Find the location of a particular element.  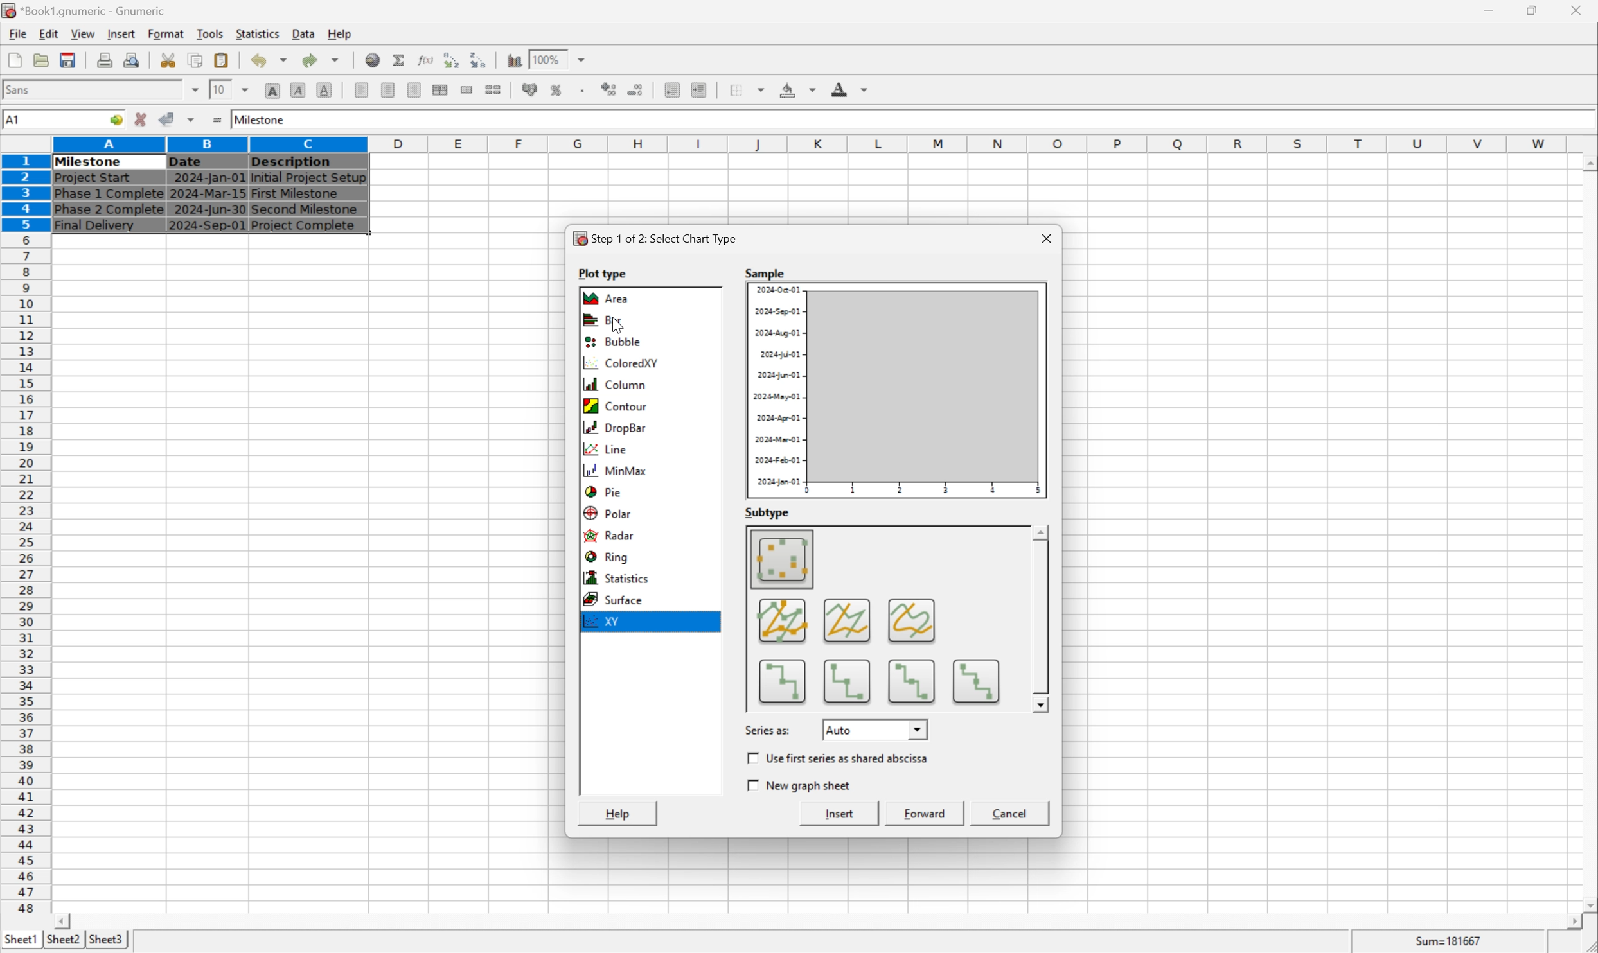

help is located at coordinates (619, 813).